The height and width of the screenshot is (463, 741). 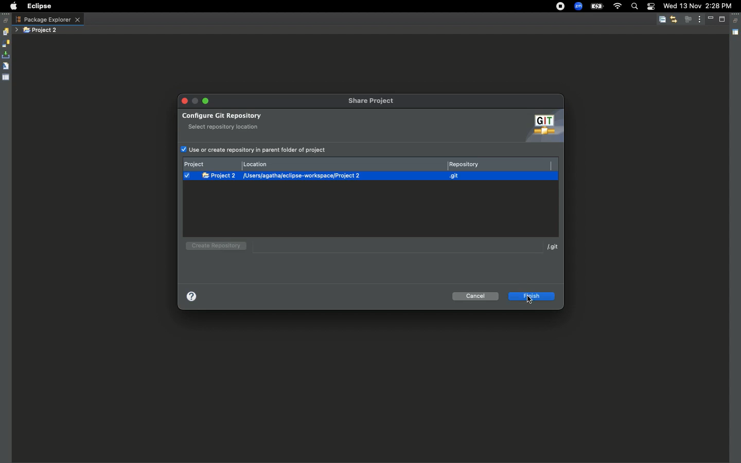 What do you see at coordinates (697, 5) in the screenshot?
I see `Wed 13 Nov 2:28 PM` at bounding box center [697, 5].